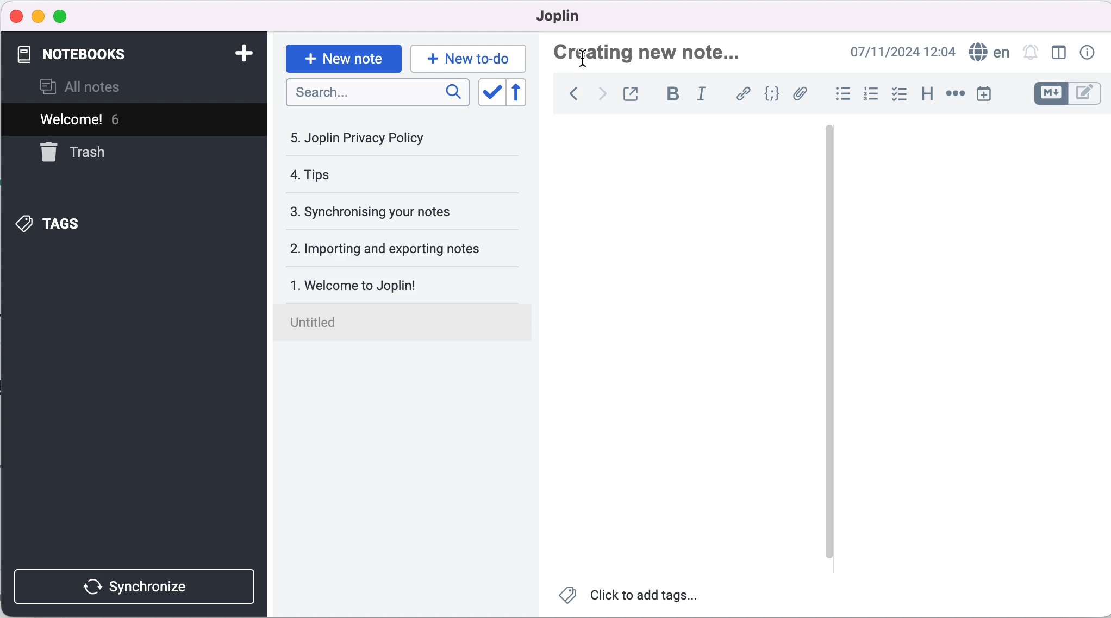  I want to click on welcome! 6, so click(121, 120).